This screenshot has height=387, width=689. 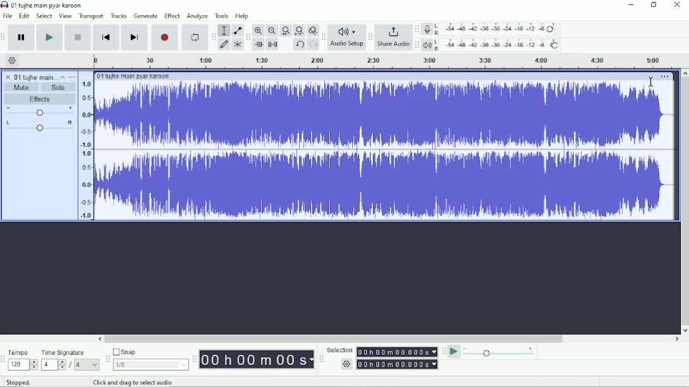 What do you see at coordinates (651, 81) in the screenshot?
I see `Cursor` at bounding box center [651, 81].